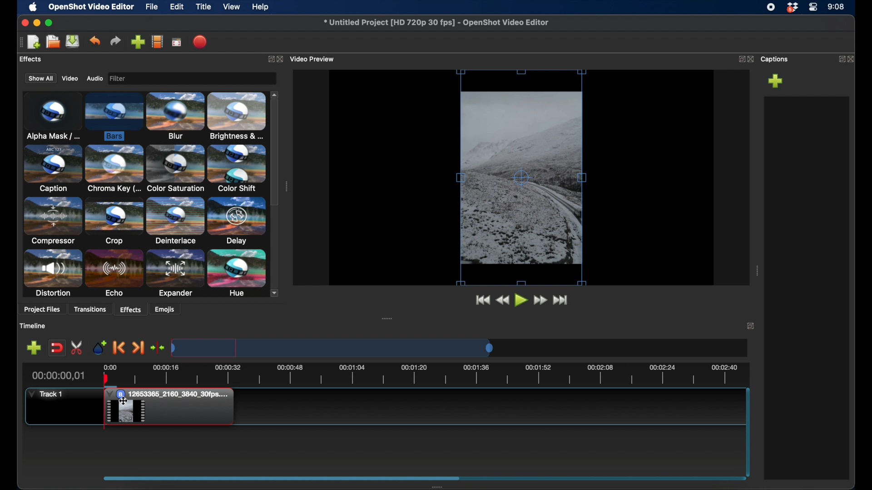 The width and height of the screenshot is (872, 490). I want to click on jump to start, so click(481, 300).